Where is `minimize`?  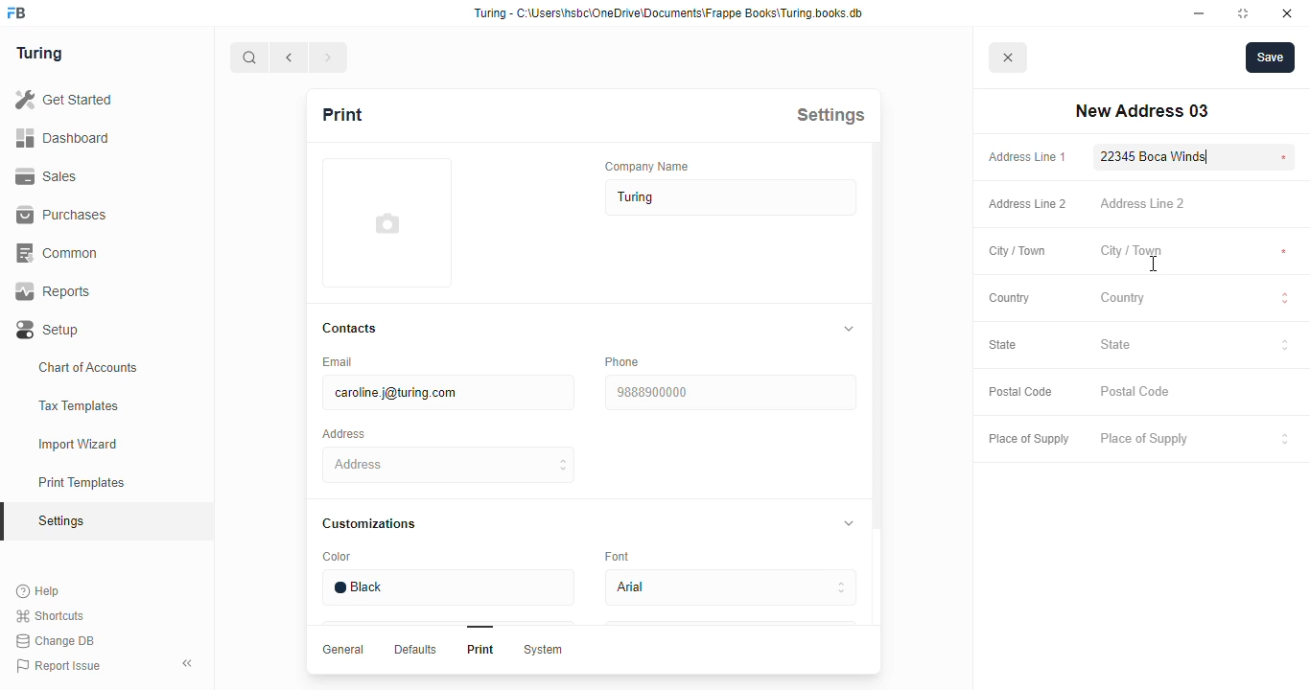 minimize is located at coordinates (1200, 13).